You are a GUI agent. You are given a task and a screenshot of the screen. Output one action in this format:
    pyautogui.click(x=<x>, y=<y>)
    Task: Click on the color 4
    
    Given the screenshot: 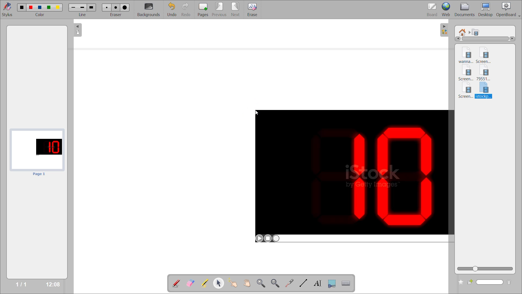 What is the action you would take?
    pyautogui.click(x=49, y=8)
    